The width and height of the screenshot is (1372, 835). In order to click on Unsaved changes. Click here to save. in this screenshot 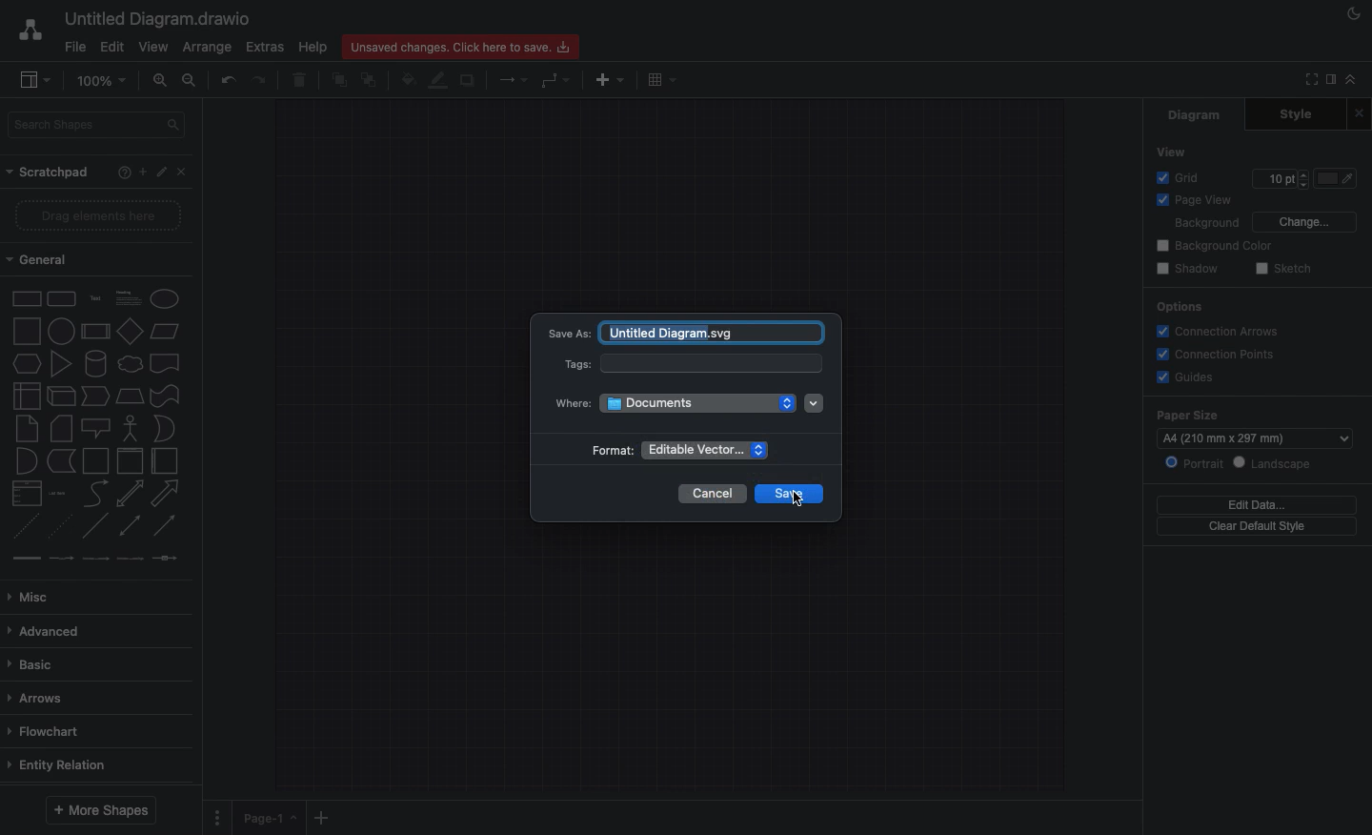, I will do `click(460, 46)`.